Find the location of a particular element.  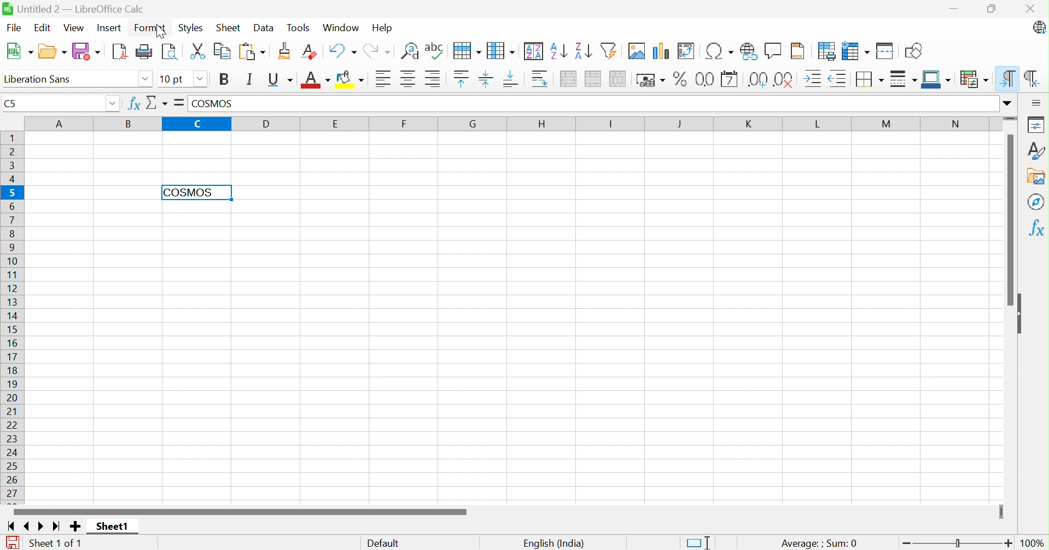

Add new Sheet is located at coordinates (75, 527).